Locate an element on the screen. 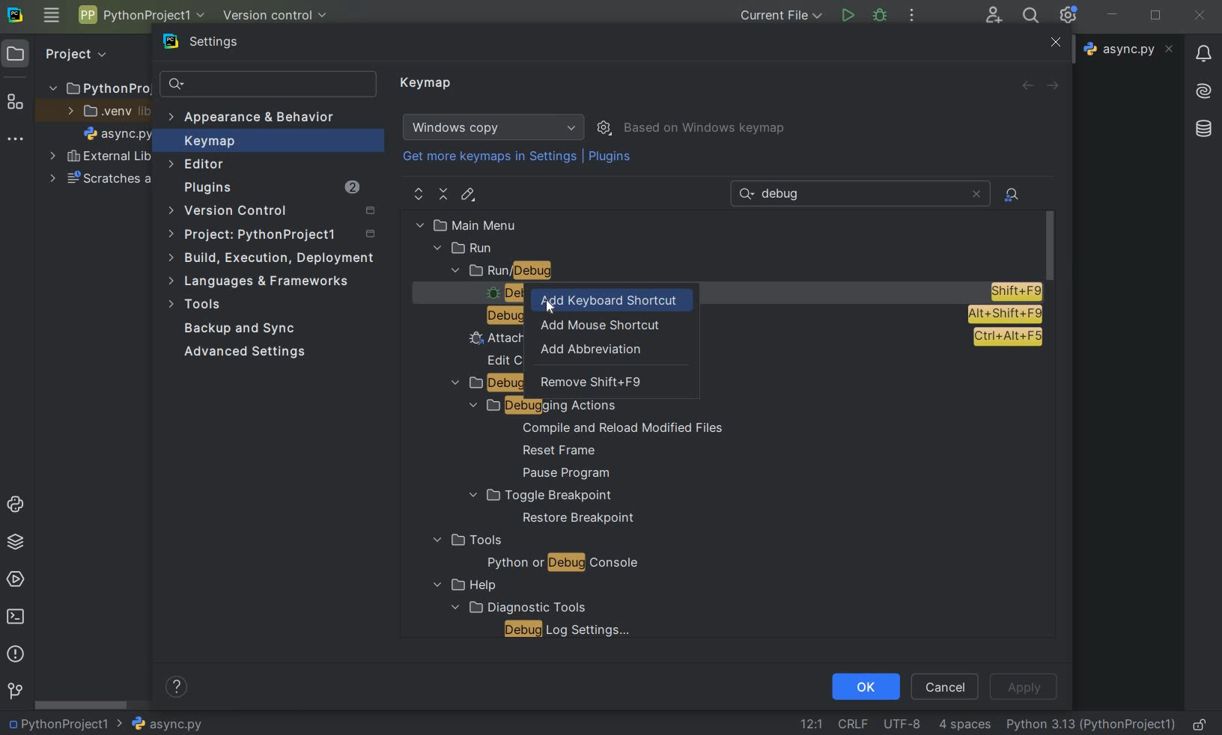 This screenshot has width=1222, height=735. run is located at coordinates (847, 16).